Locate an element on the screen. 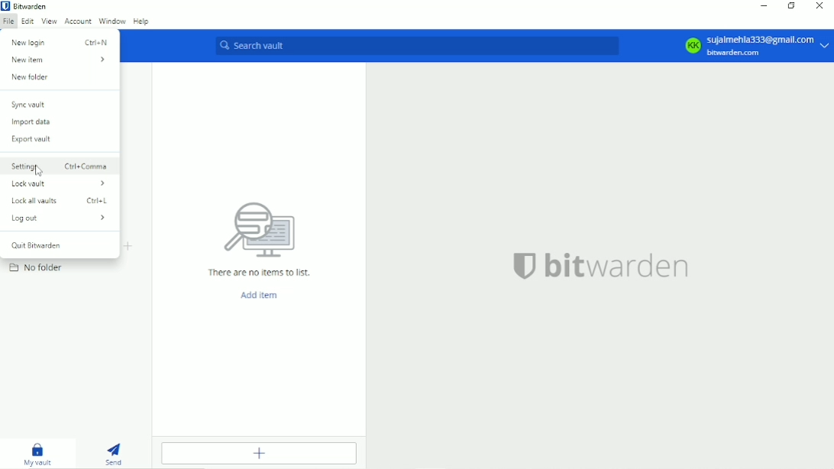 Image resolution: width=834 pixels, height=469 pixels. New login Ctrl+N is located at coordinates (60, 41).